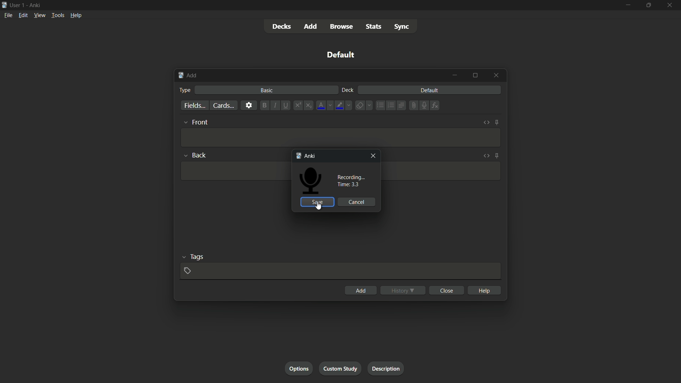  What do you see at coordinates (375, 27) in the screenshot?
I see `stats` at bounding box center [375, 27].